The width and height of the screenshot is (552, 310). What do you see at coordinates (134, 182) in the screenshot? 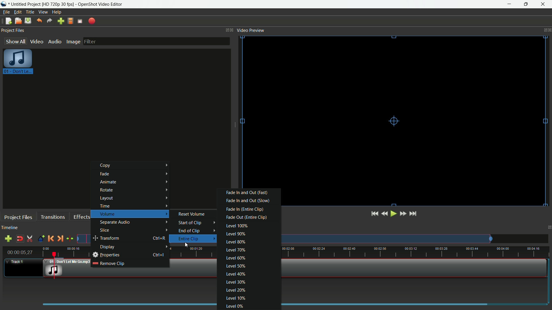
I see `animate` at bounding box center [134, 182].